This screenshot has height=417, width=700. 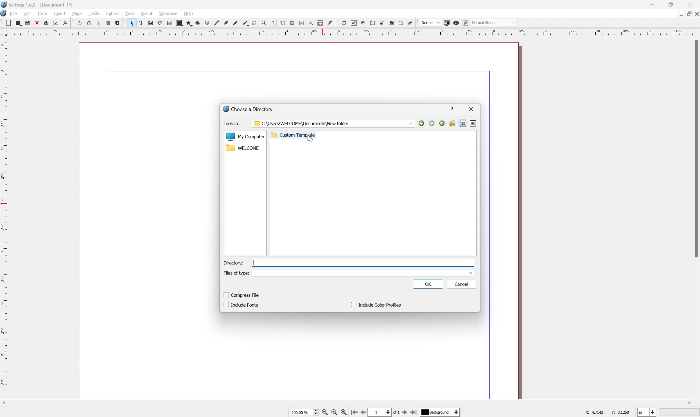 What do you see at coordinates (179, 22) in the screenshot?
I see `shape` at bounding box center [179, 22].